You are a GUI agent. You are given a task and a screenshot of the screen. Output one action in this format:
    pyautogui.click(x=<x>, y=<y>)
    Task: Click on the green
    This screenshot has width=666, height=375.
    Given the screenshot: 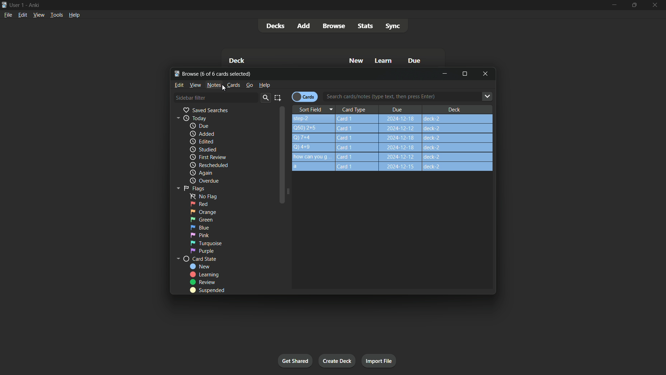 What is the action you would take?
    pyautogui.click(x=202, y=220)
    